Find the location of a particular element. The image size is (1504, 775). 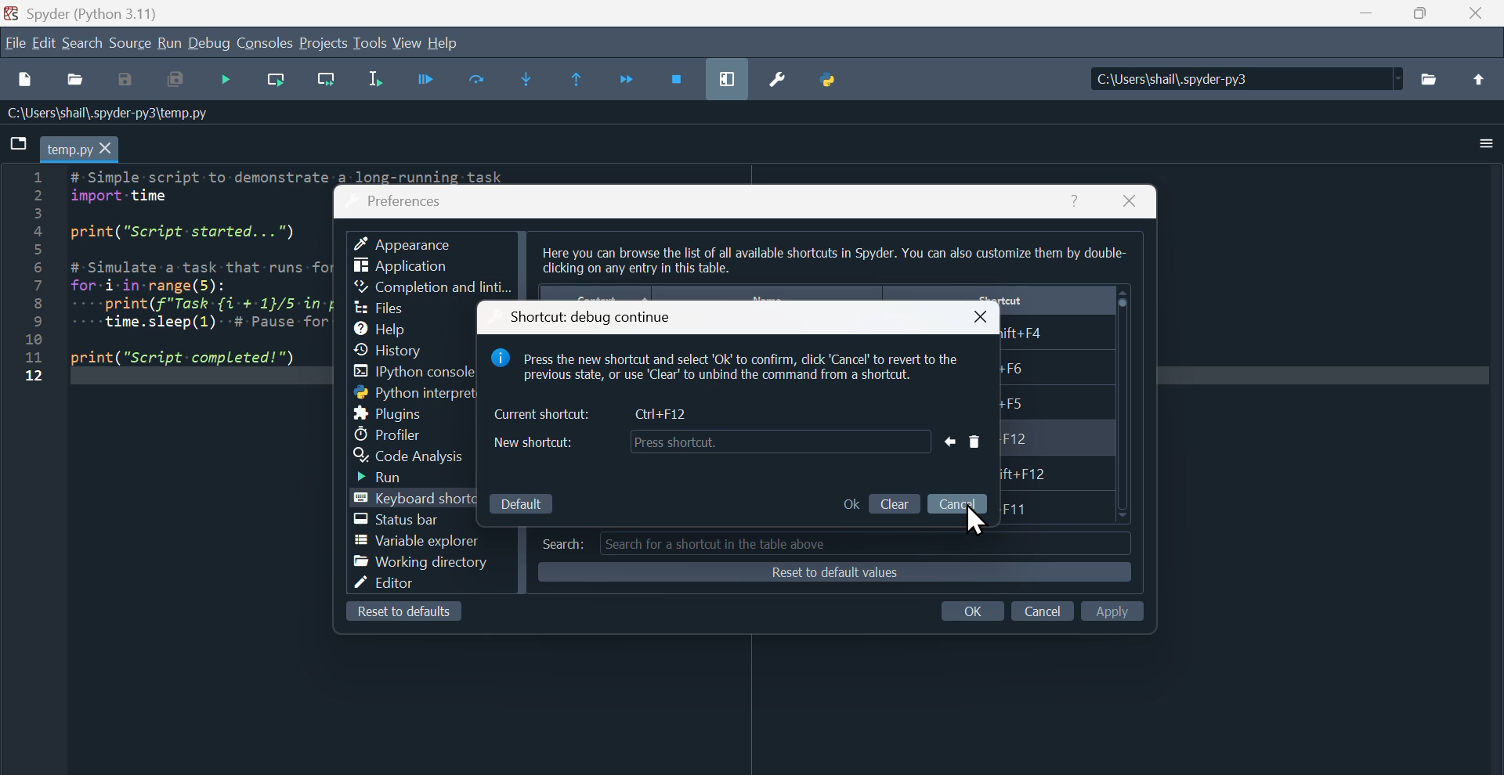

Preferences is located at coordinates (782, 77).